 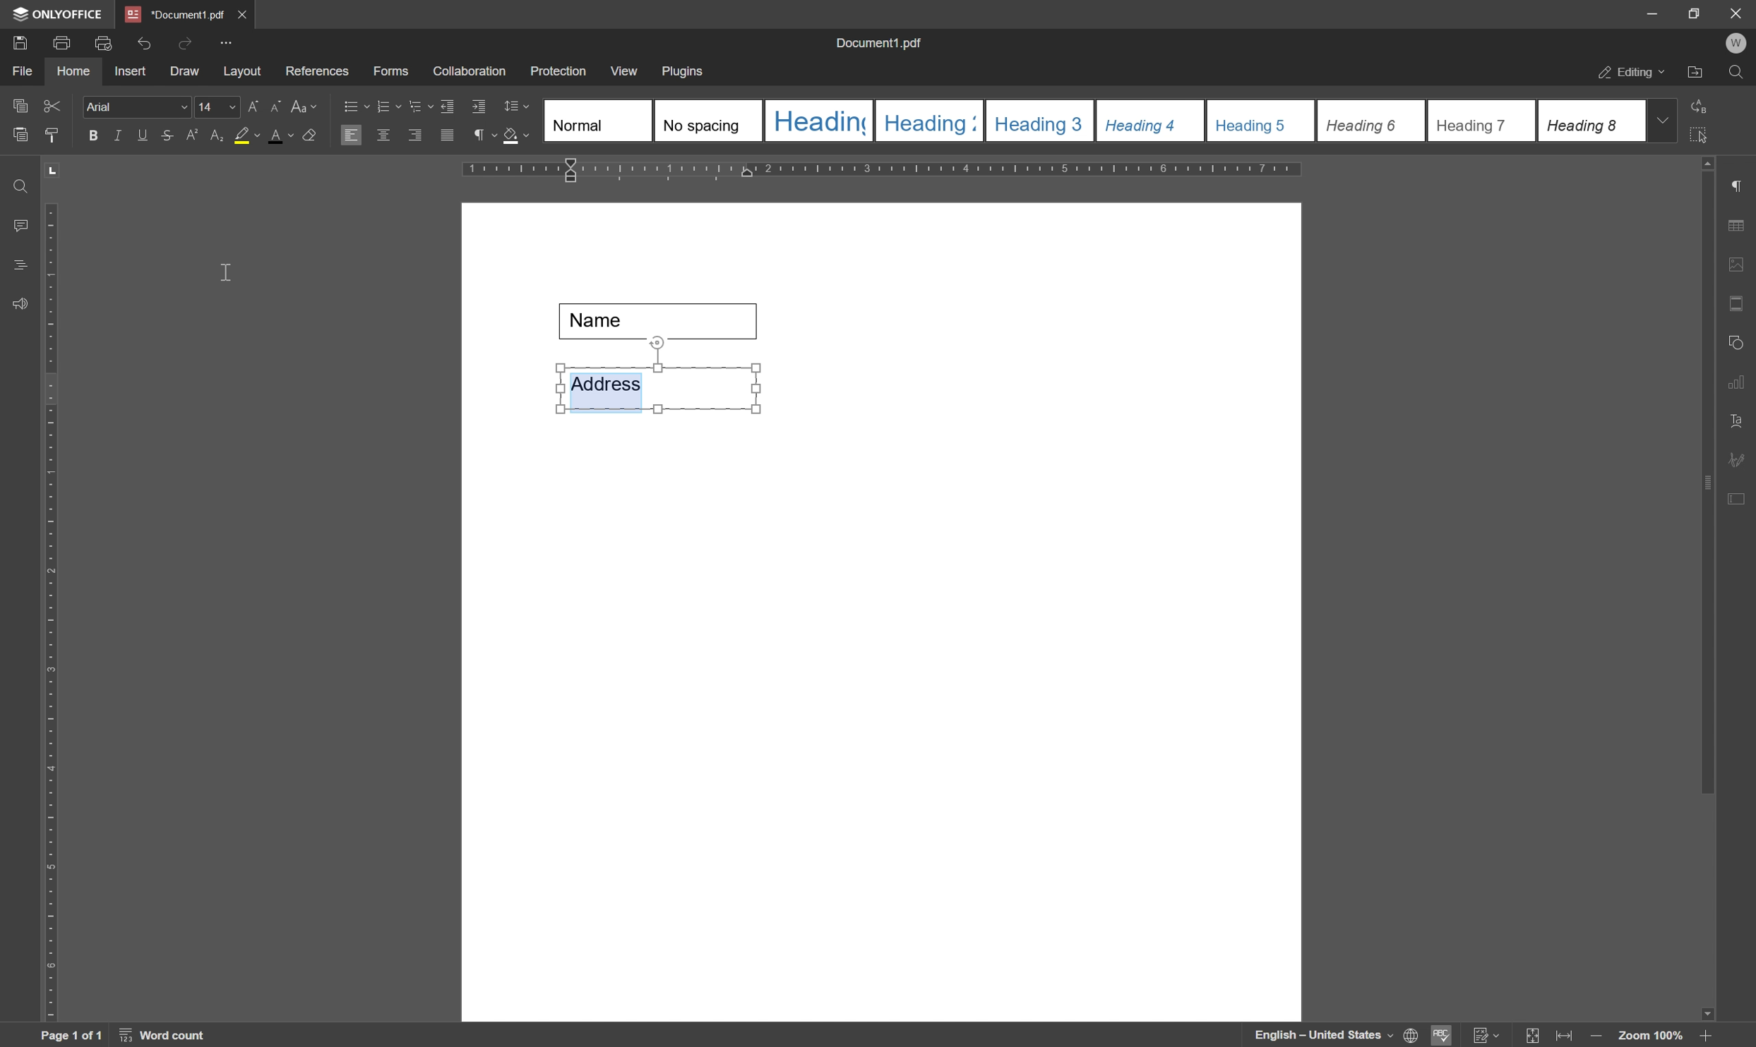 I want to click on track changes, so click(x=1485, y=1036).